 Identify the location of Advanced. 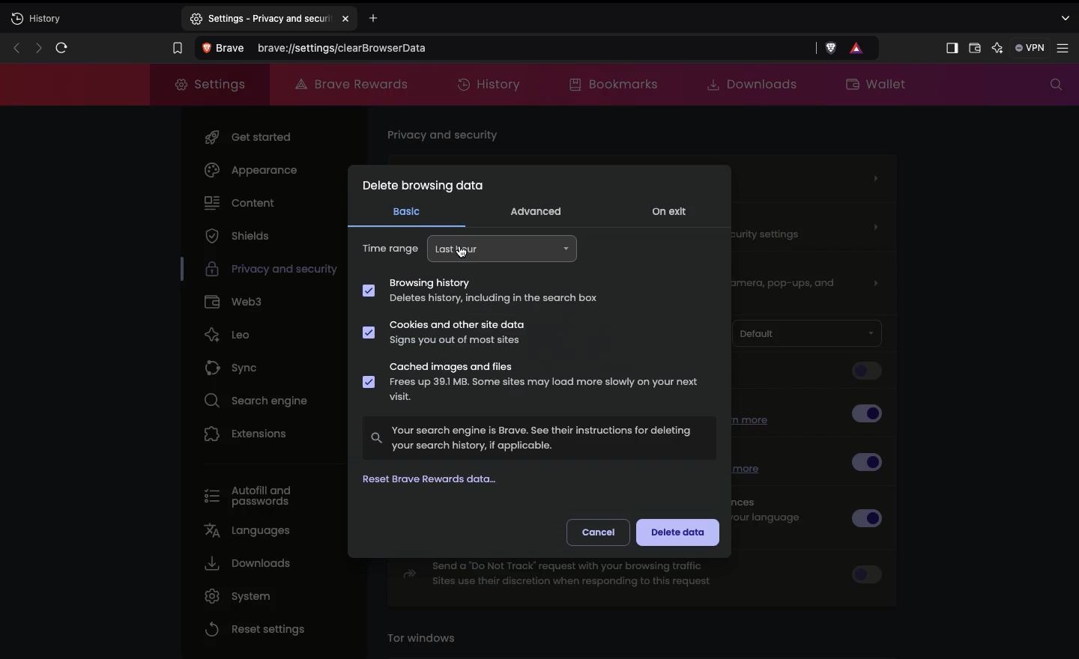
(536, 210).